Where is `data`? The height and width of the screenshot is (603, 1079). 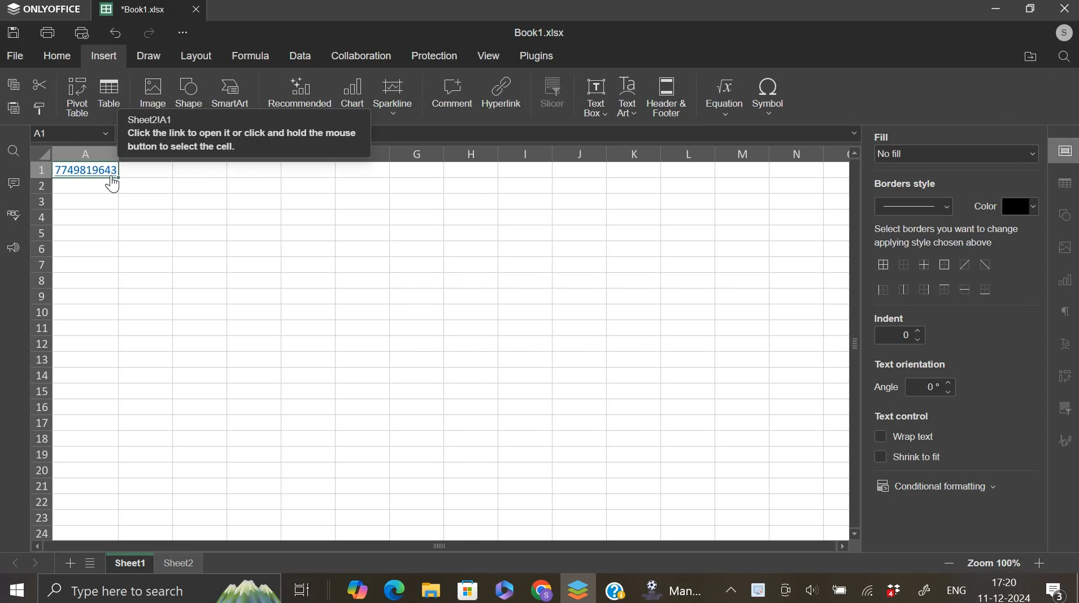
data is located at coordinates (88, 172).